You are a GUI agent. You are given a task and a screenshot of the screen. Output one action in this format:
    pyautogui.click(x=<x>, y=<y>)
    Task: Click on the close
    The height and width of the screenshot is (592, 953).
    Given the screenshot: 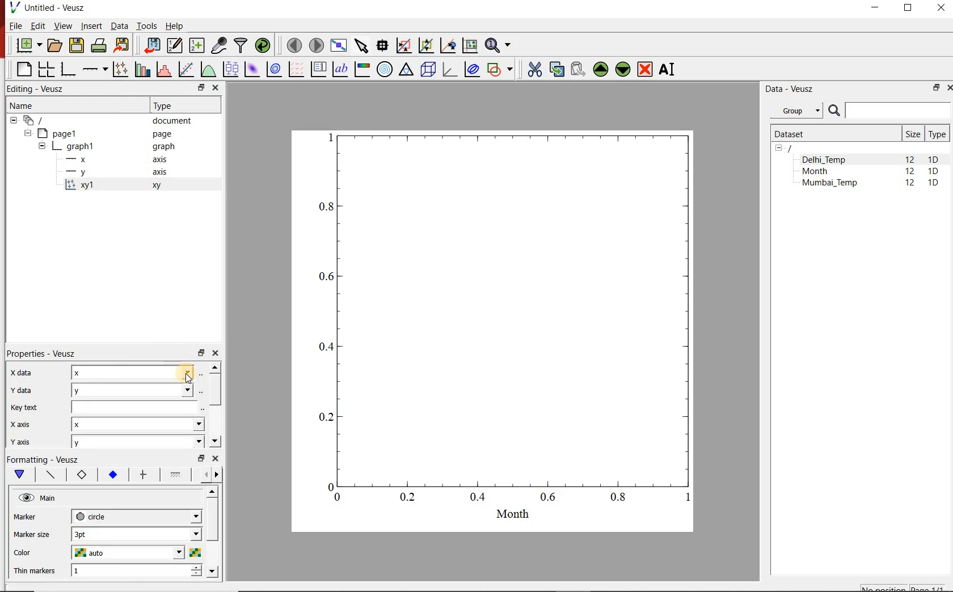 What is the action you would take?
    pyautogui.click(x=214, y=88)
    